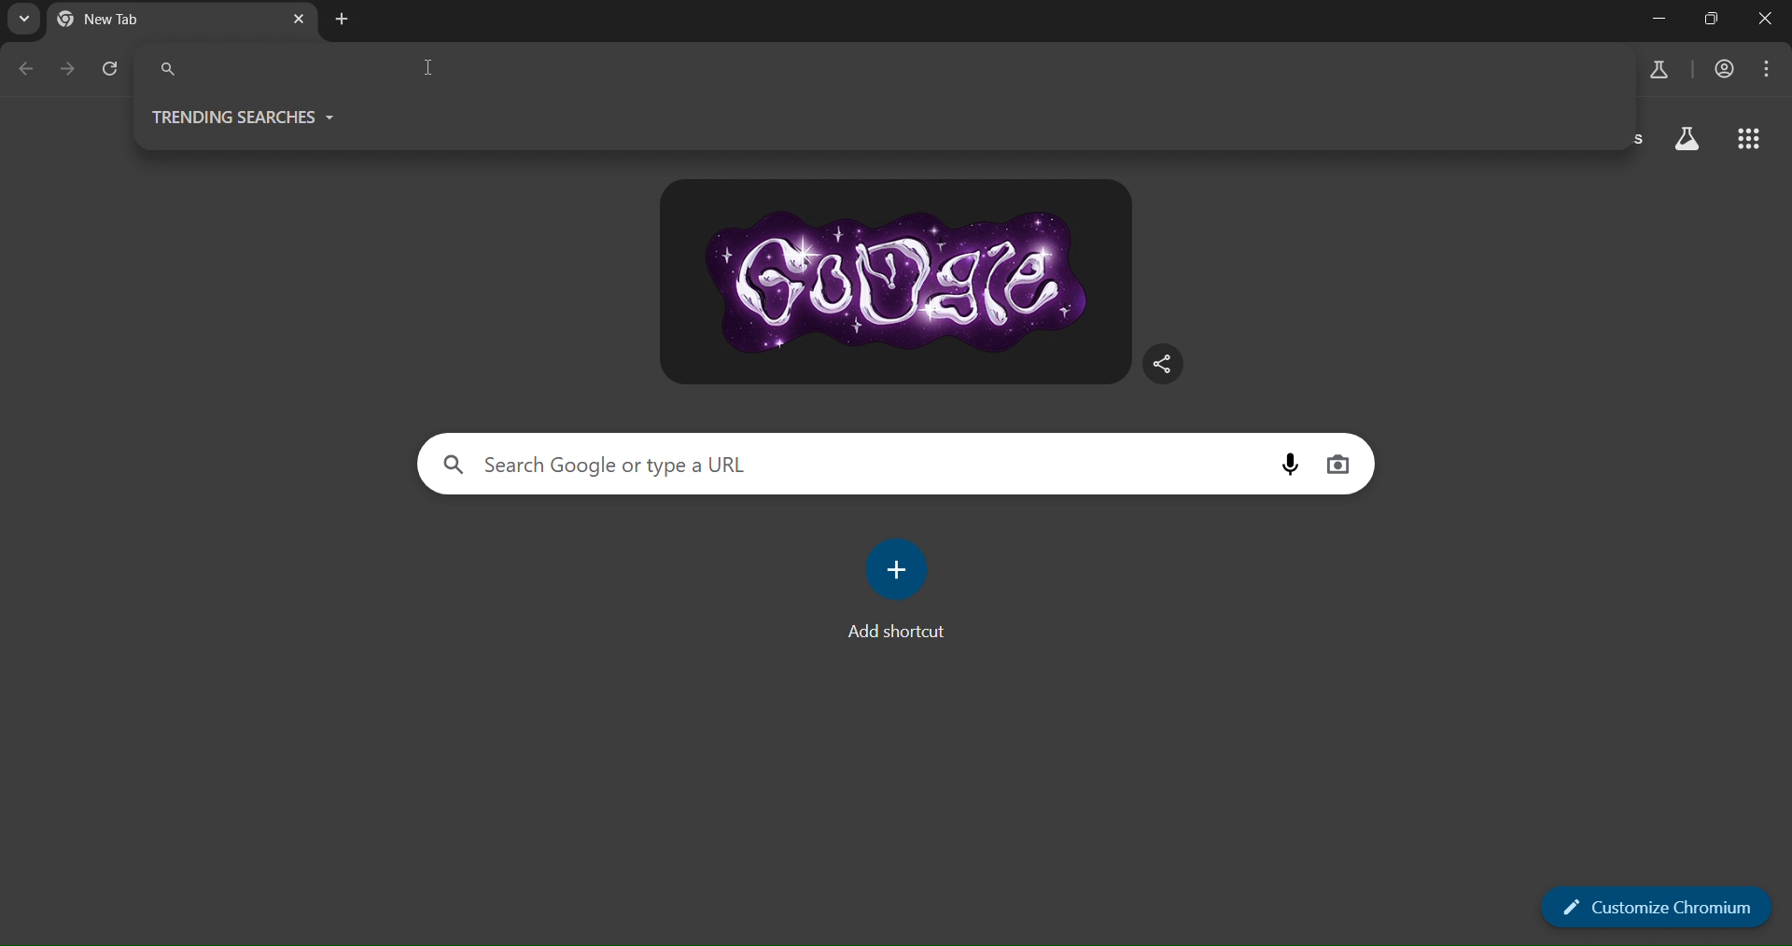 The height and width of the screenshot is (946, 1792). Describe the element at coordinates (1684, 138) in the screenshot. I see `search labs` at that location.